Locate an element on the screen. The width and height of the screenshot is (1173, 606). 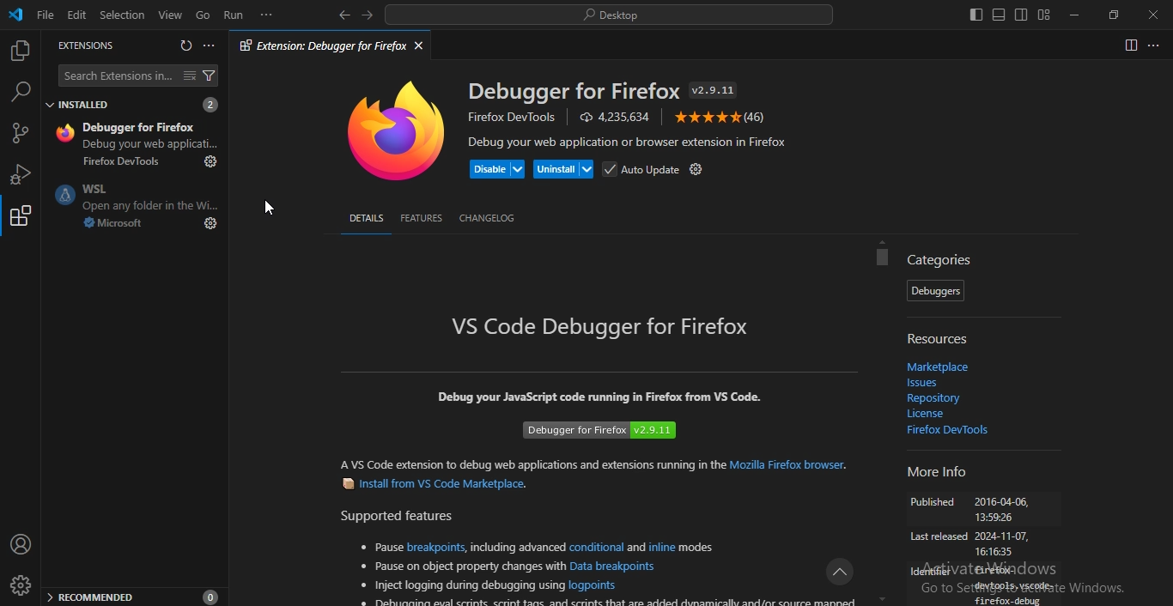
disable is located at coordinates (498, 169).